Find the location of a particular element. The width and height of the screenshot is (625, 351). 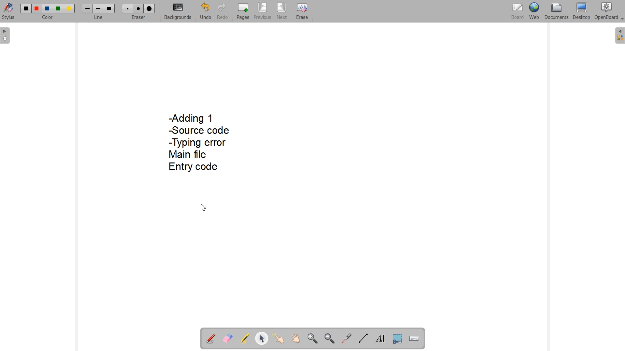

Zoom out is located at coordinates (329, 338).